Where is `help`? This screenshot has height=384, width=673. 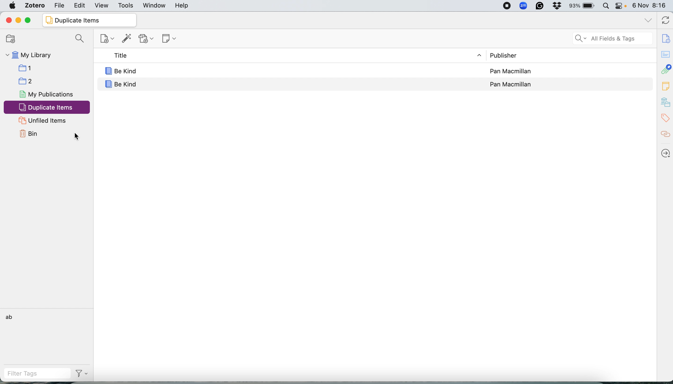 help is located at coordinates (183, 6).